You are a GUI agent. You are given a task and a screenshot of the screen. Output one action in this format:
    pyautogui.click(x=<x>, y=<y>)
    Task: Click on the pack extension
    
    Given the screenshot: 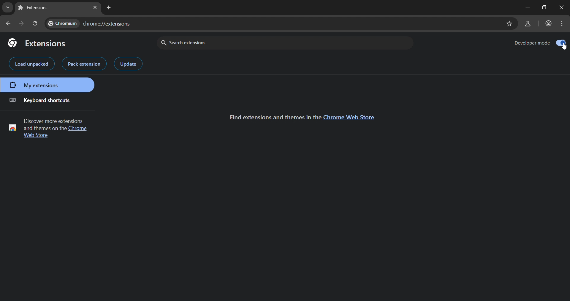 What is the action you would take?
    pyautogui.click(x=84, y=64)
    